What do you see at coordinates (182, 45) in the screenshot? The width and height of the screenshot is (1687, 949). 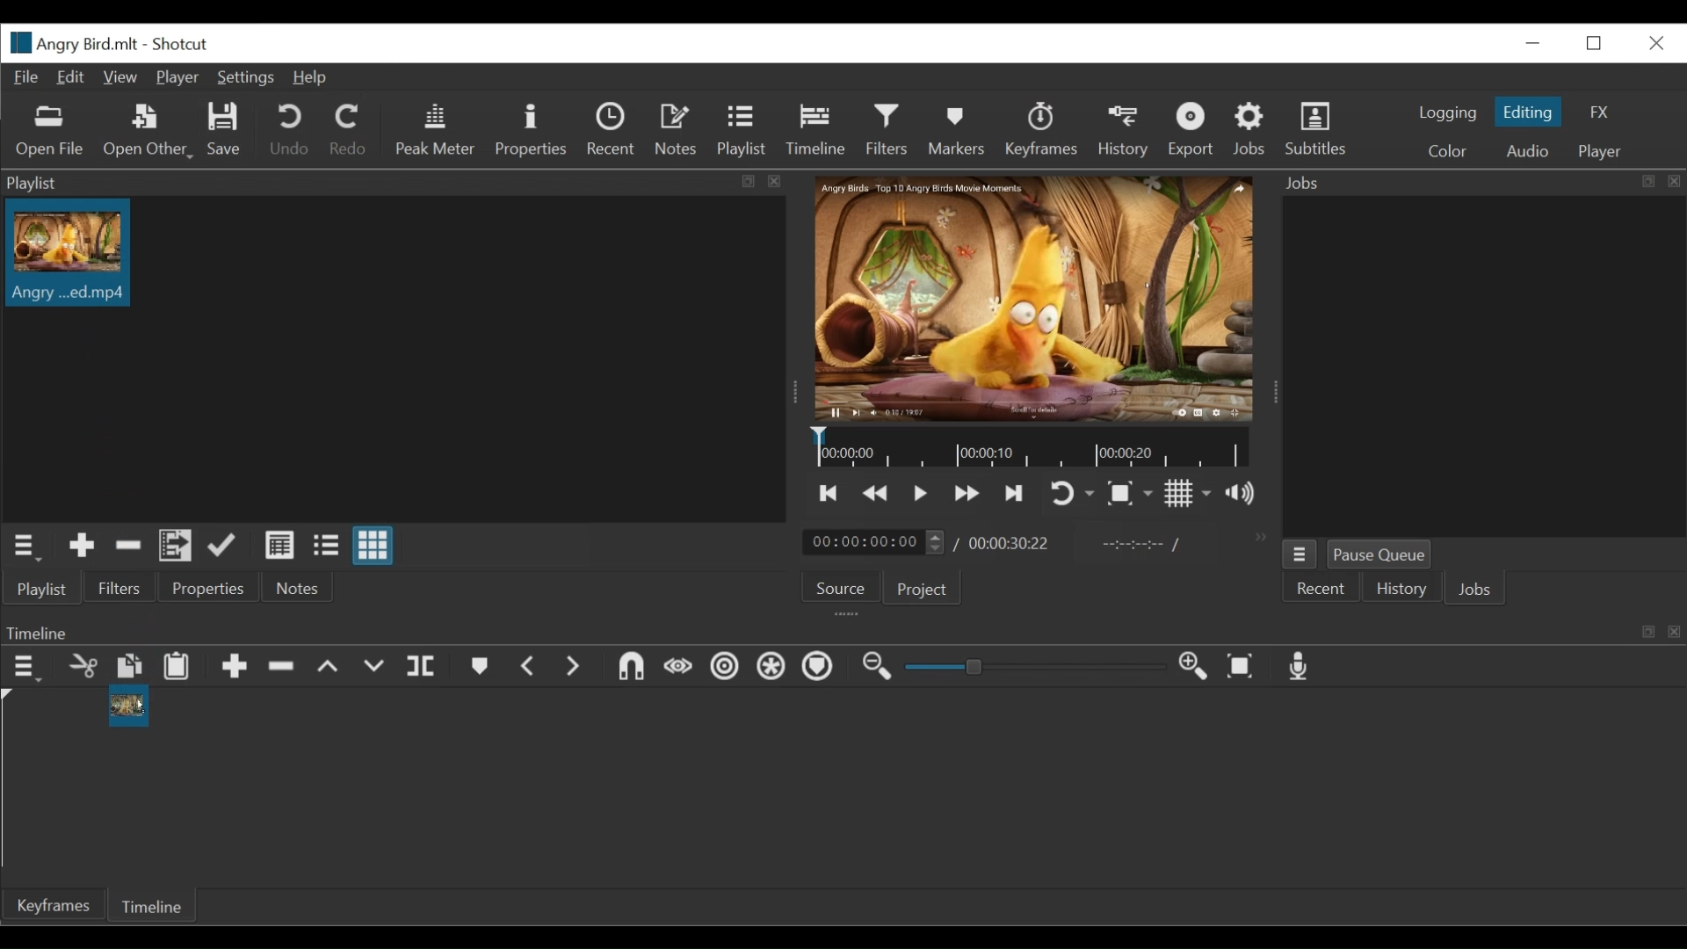 I see `Shotcut` at bounding box center [182, 45].